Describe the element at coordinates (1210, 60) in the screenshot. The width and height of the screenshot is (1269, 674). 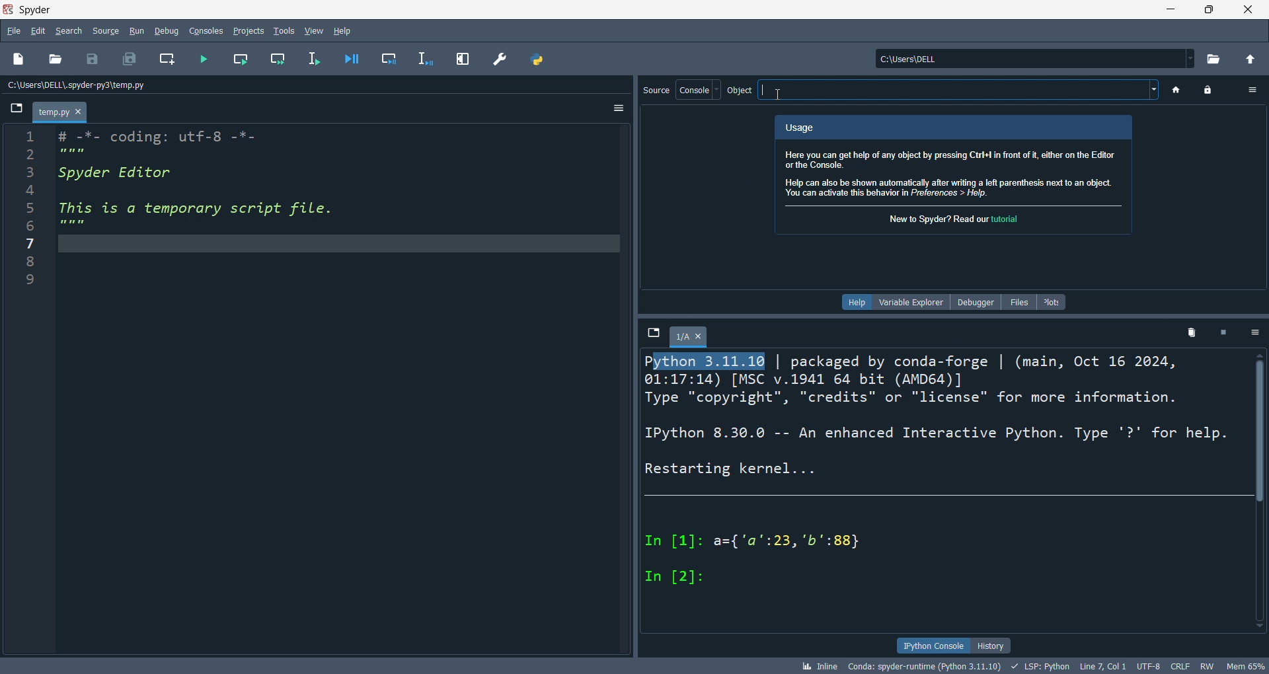
I see `open directory` at that location.